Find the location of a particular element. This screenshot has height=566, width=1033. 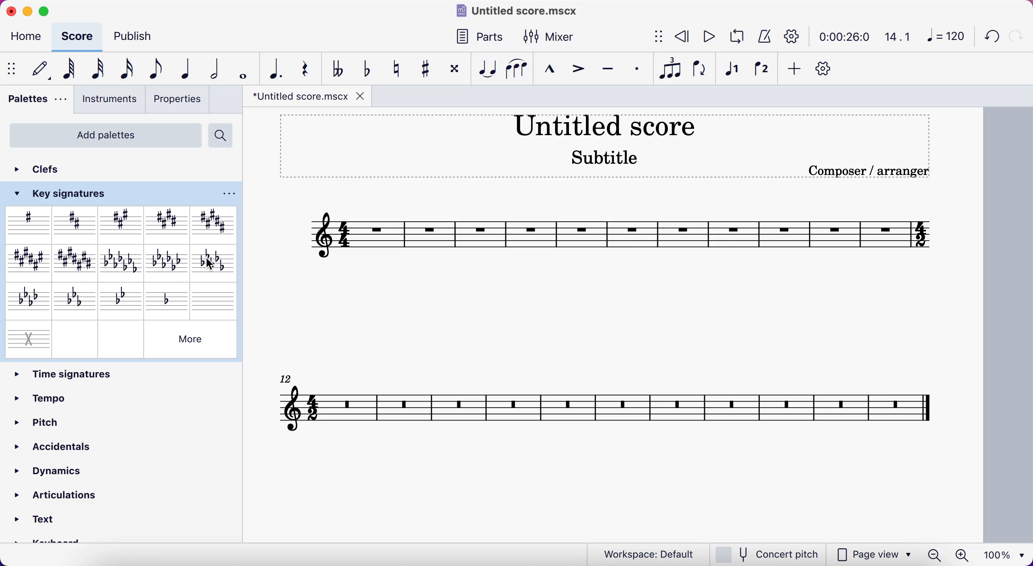

instruments is located at coordinates (109, 102).